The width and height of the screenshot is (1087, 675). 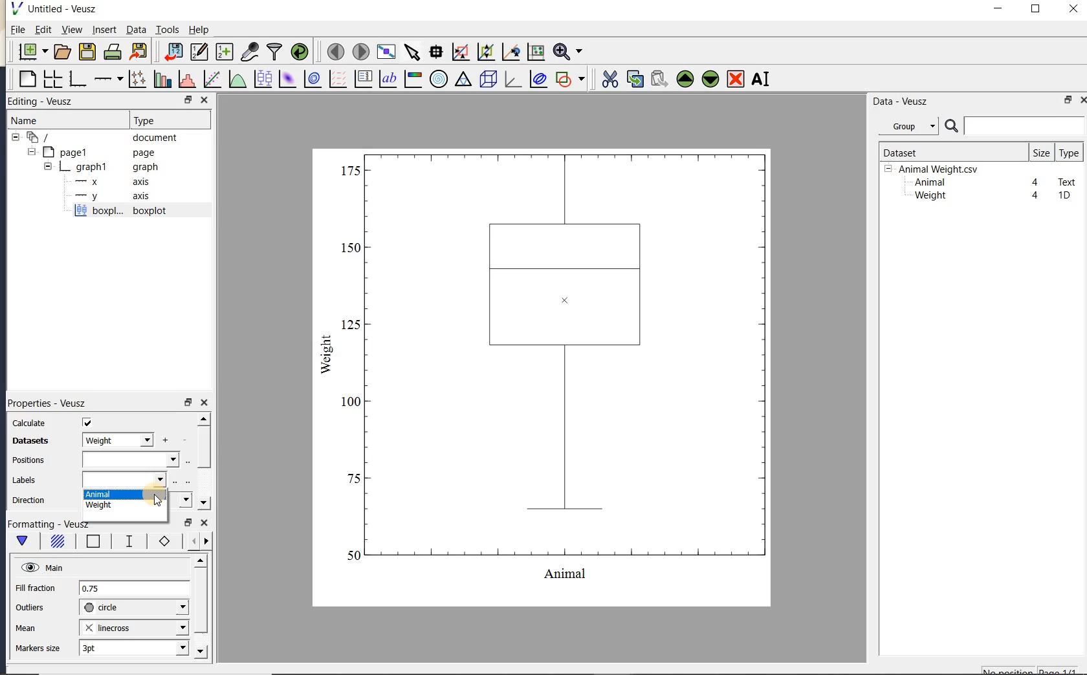 What do you see at coordinates (212, 79) in the screenshot?
I see `fit a function to data` at bounding box center [212, 79].